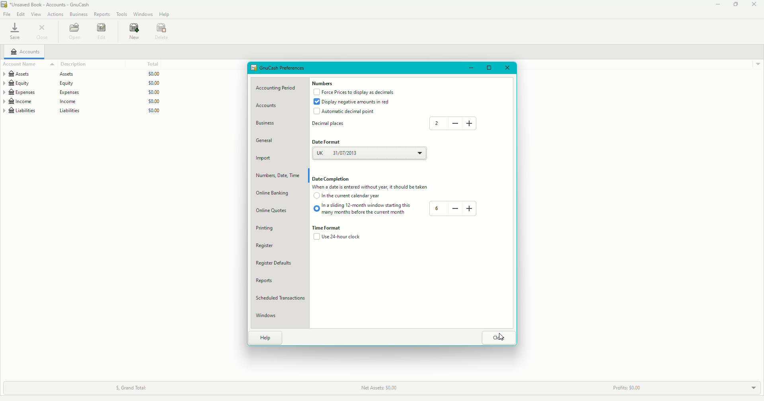  Describe the element at coordinates (267, 338) in the screenshot. I see `Help` at that location.